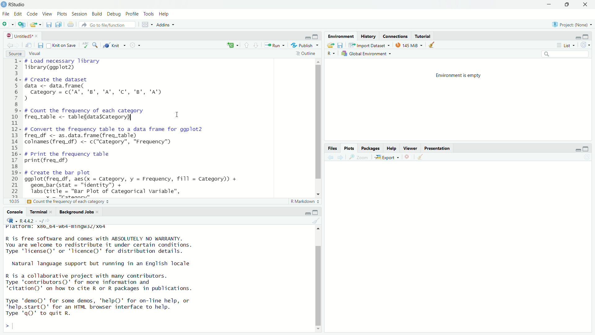 Image resolution: width=595 pixels, height=335 pixels. What do you see at coordinates (306, 202) in the screenshot?
I see `R markdown` at bounding box center [306, 202].